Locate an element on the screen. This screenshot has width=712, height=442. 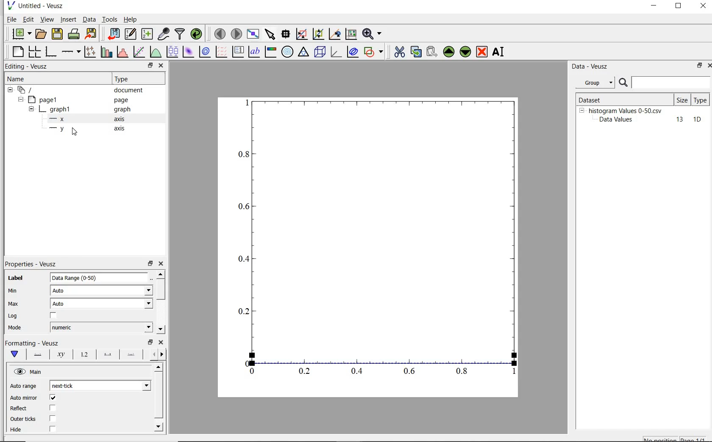
hide is located at coordinates (10, 90).